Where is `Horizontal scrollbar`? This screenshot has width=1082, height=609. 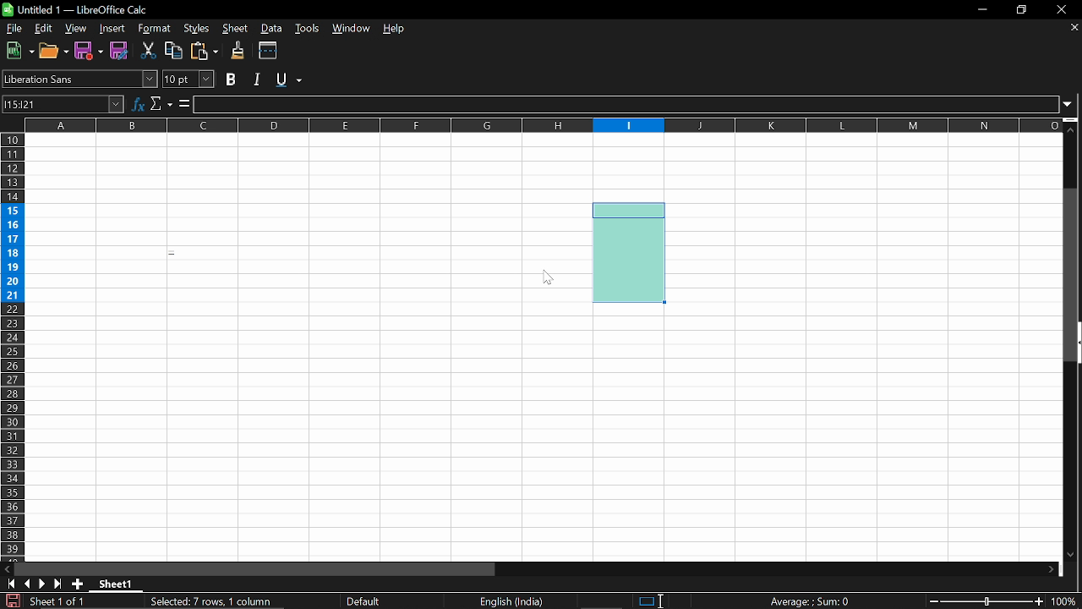 Horizontal scrollbar is located at coordinates (259, 568).